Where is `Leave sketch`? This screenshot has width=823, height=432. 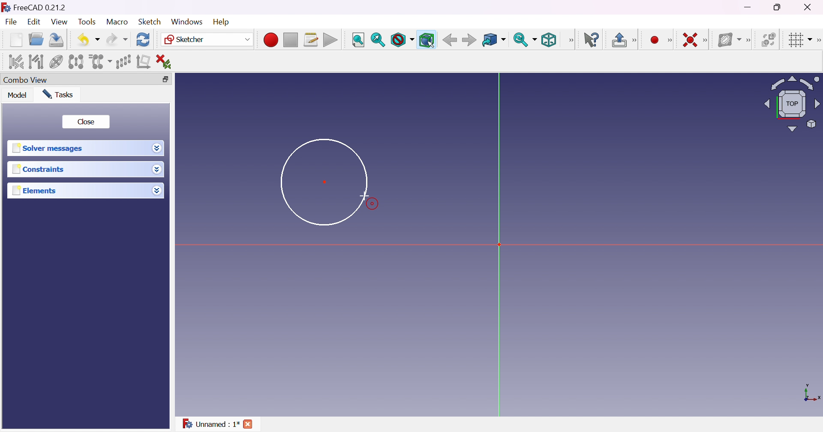
Leave sketch is located at coordinates (618, 39).